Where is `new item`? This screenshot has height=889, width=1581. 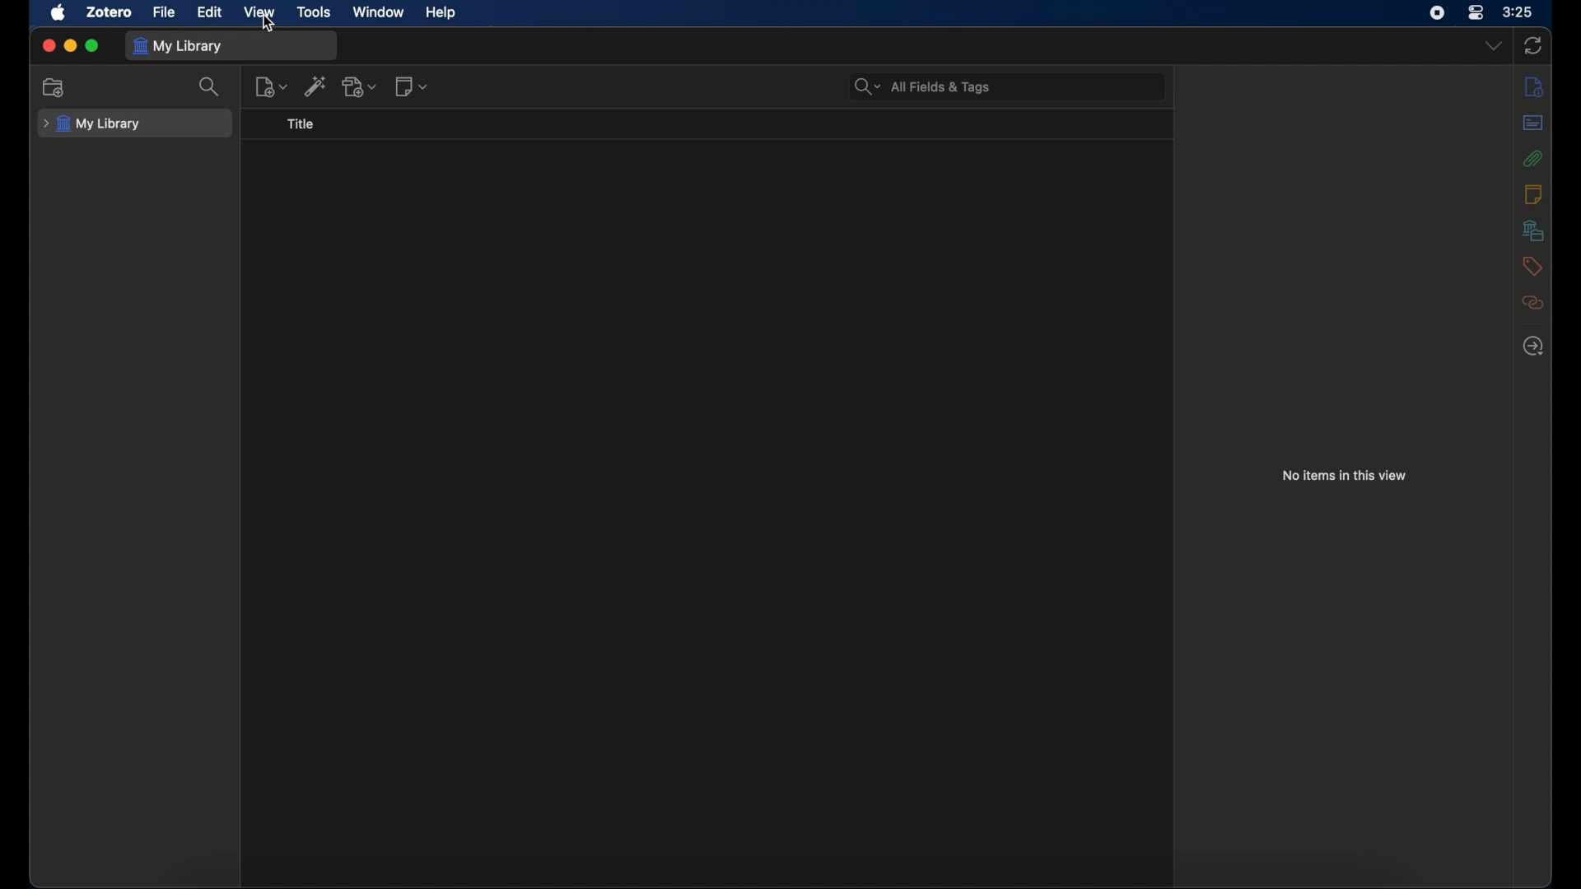 new item is located at coordinates (271, 86).